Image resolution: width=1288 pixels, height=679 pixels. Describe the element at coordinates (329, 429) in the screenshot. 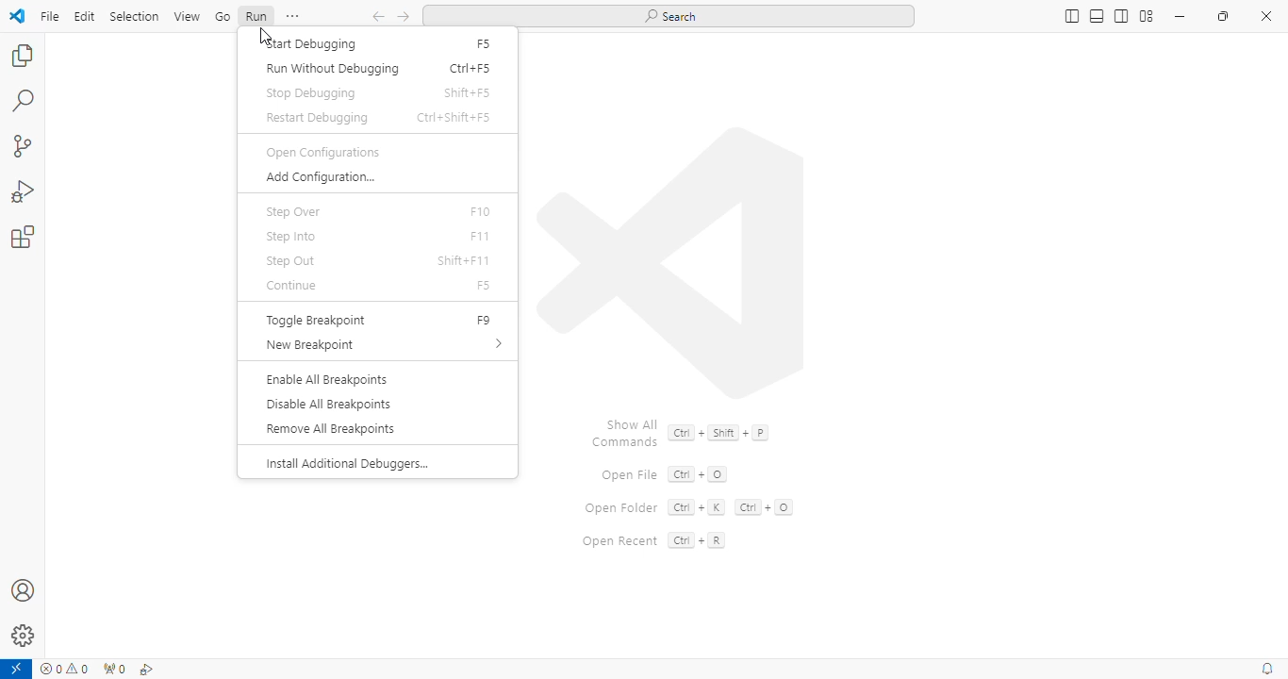

I see `remove all breakpoints` at that location.